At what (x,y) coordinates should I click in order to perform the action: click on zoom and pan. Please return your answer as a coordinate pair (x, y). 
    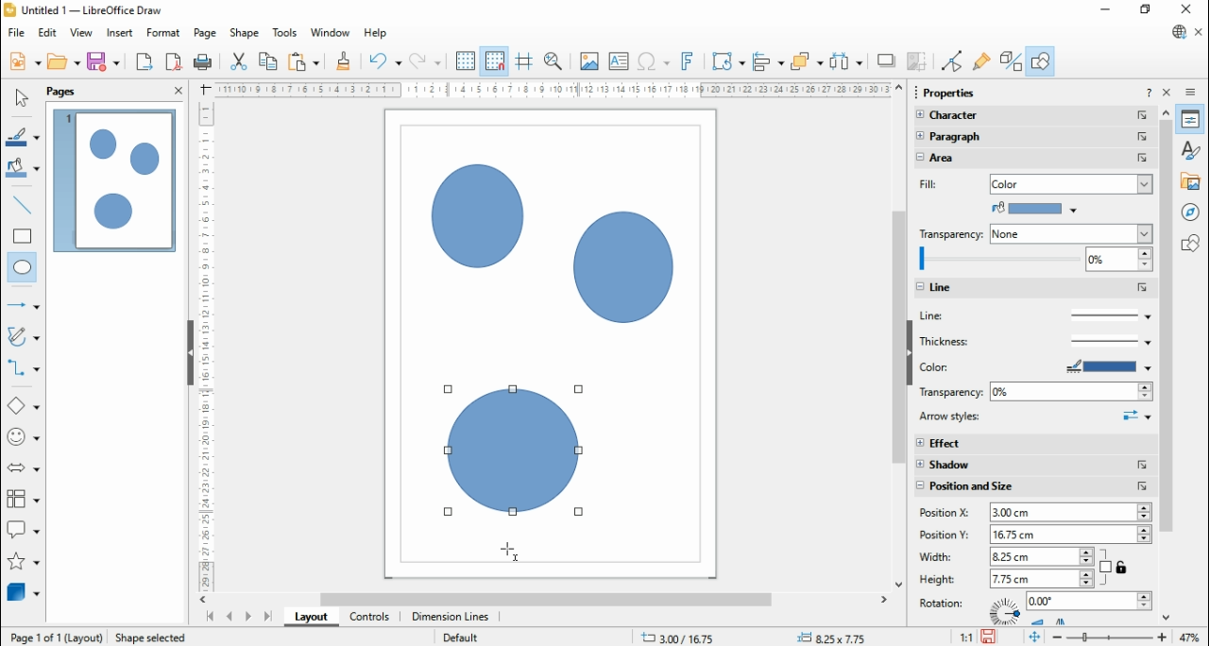
    Looking at the image, I should click on (553, 62).